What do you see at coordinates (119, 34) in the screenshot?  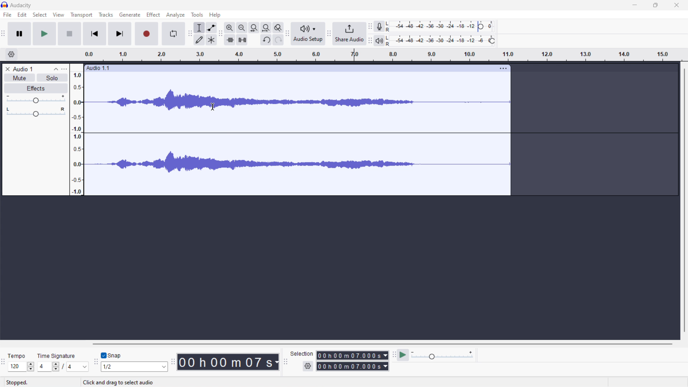 I see `skip to end` at bounding box center [119, 34].